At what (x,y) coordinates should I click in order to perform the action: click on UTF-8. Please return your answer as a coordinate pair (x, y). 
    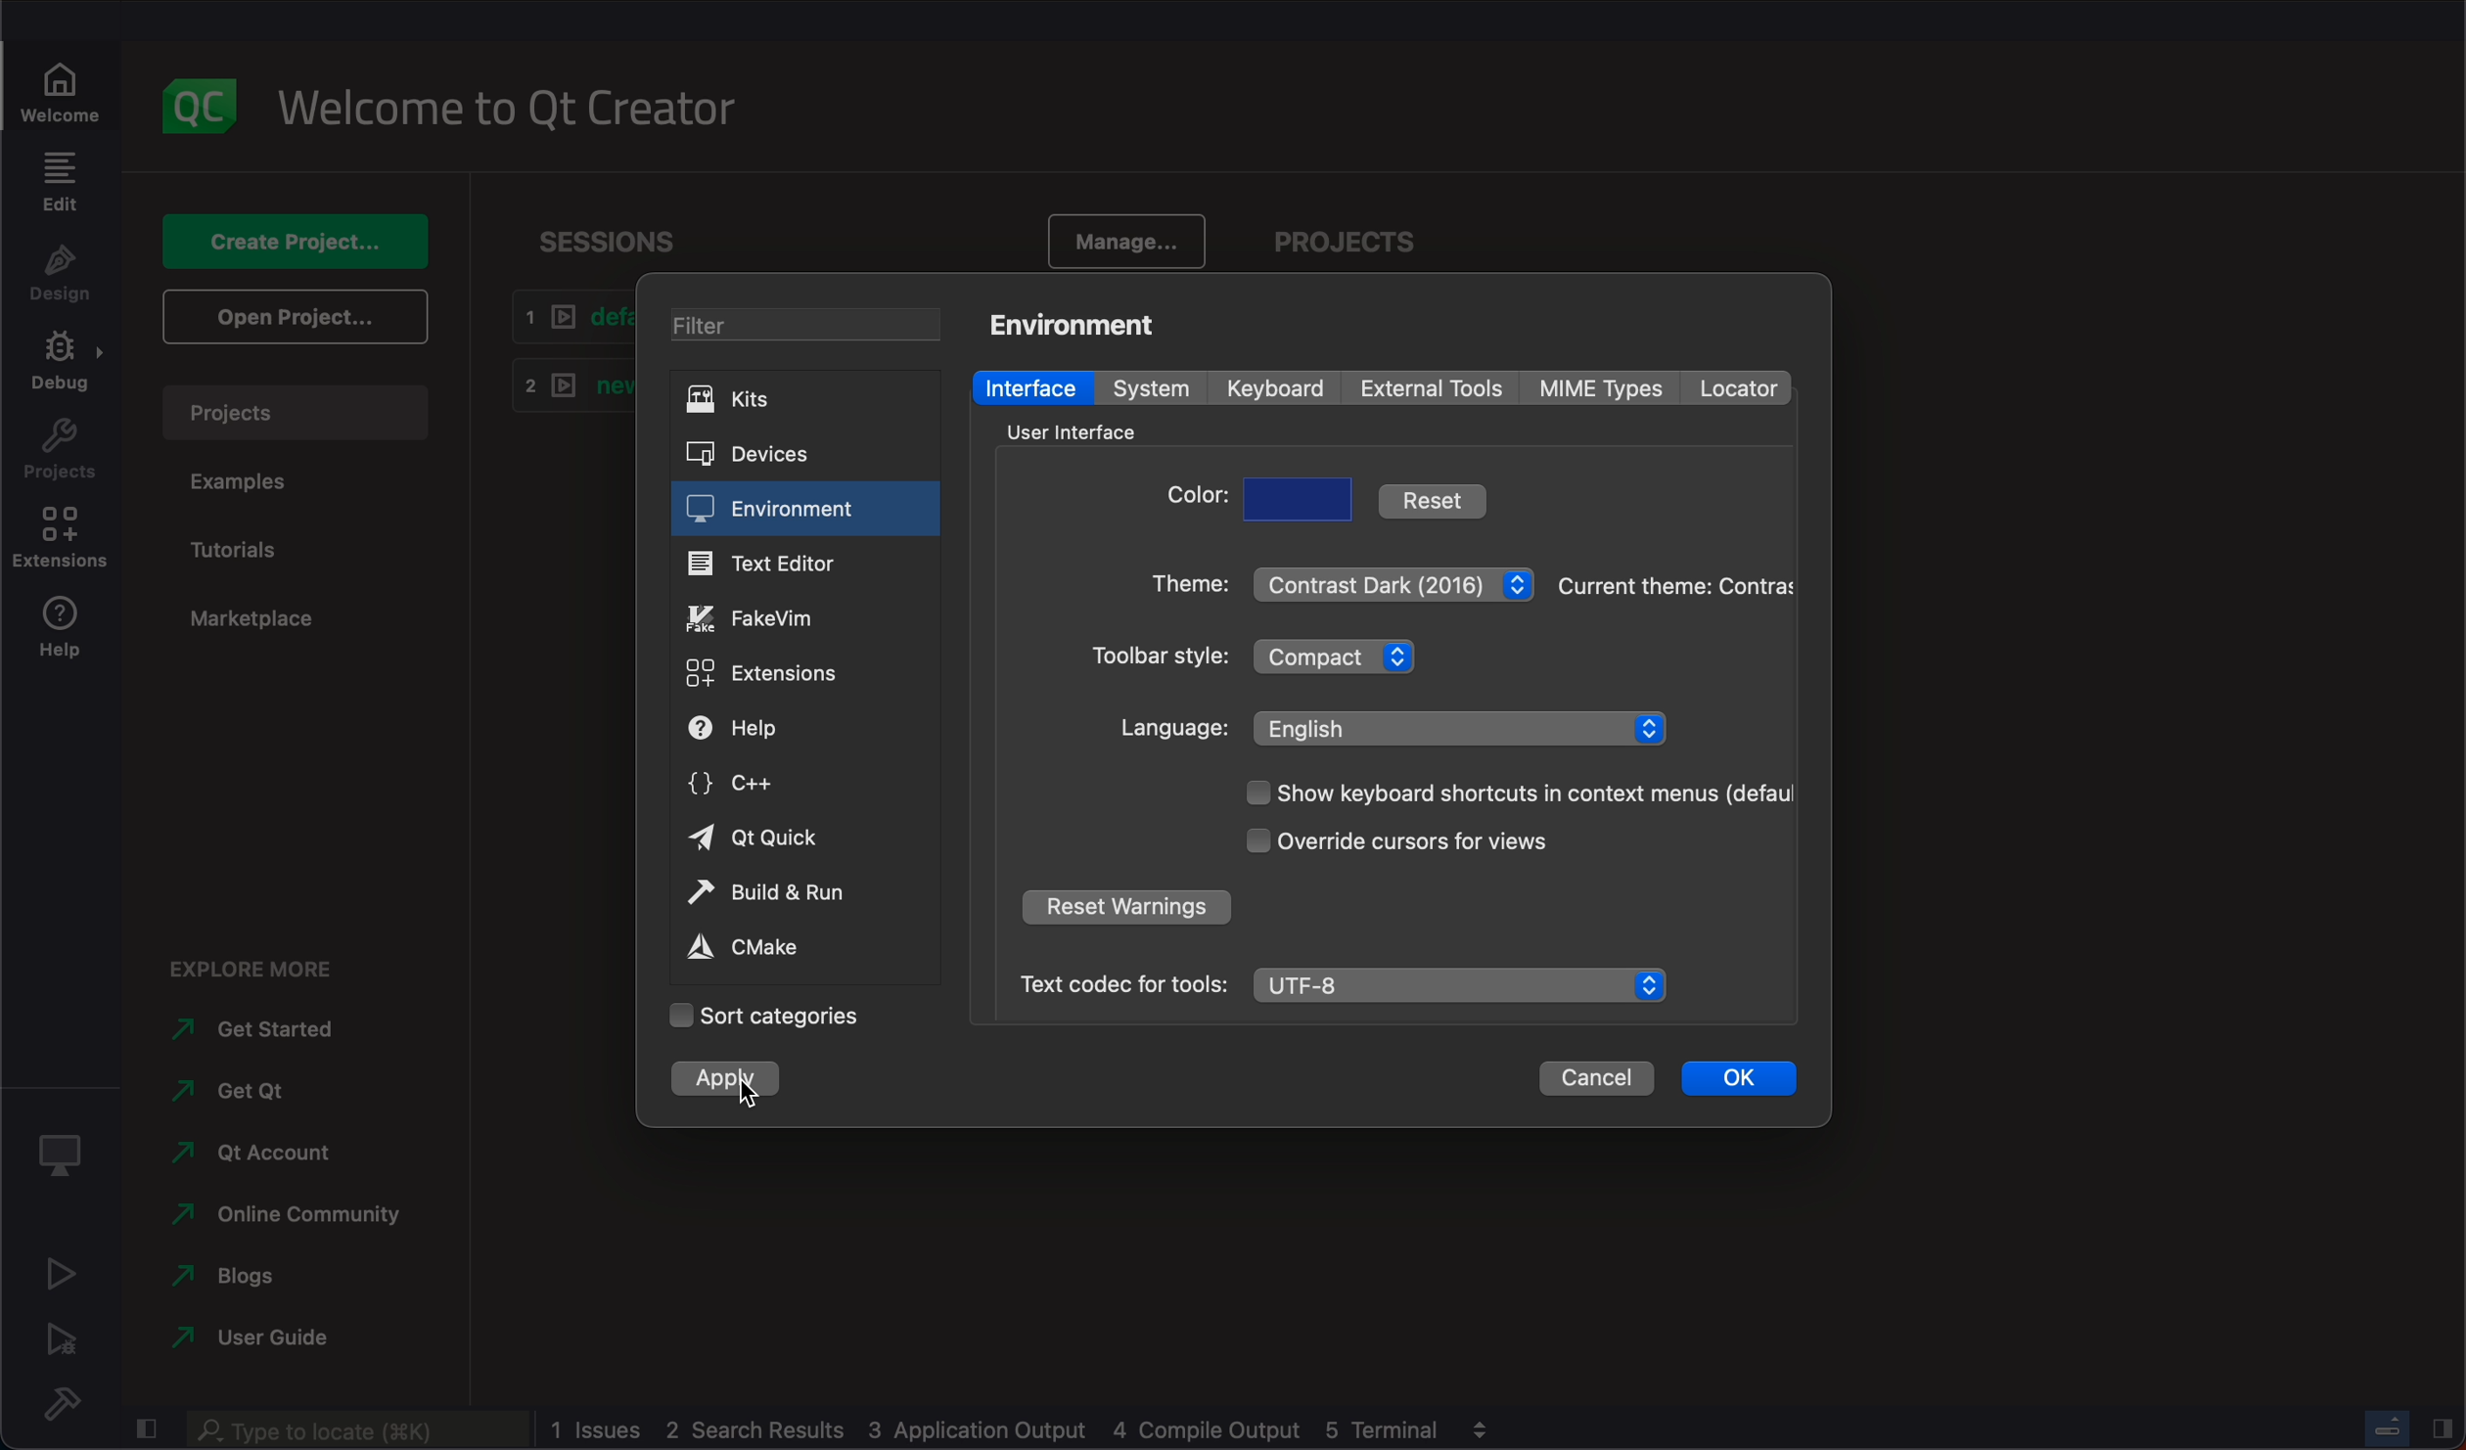
    Looking at the image, I should click on (1460, 982).